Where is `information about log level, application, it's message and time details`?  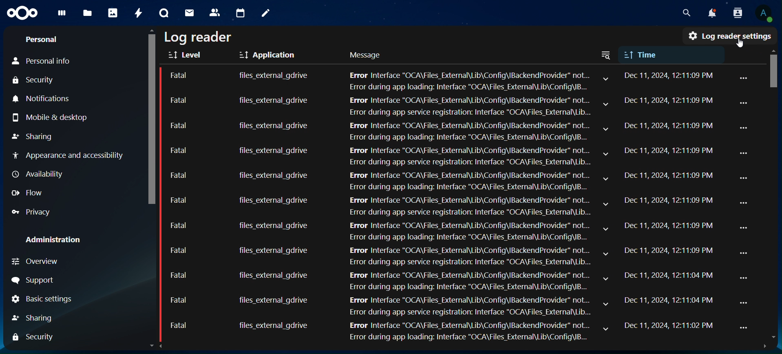
information about log level, application, it's message and time details is located at coordinates (444, 230).